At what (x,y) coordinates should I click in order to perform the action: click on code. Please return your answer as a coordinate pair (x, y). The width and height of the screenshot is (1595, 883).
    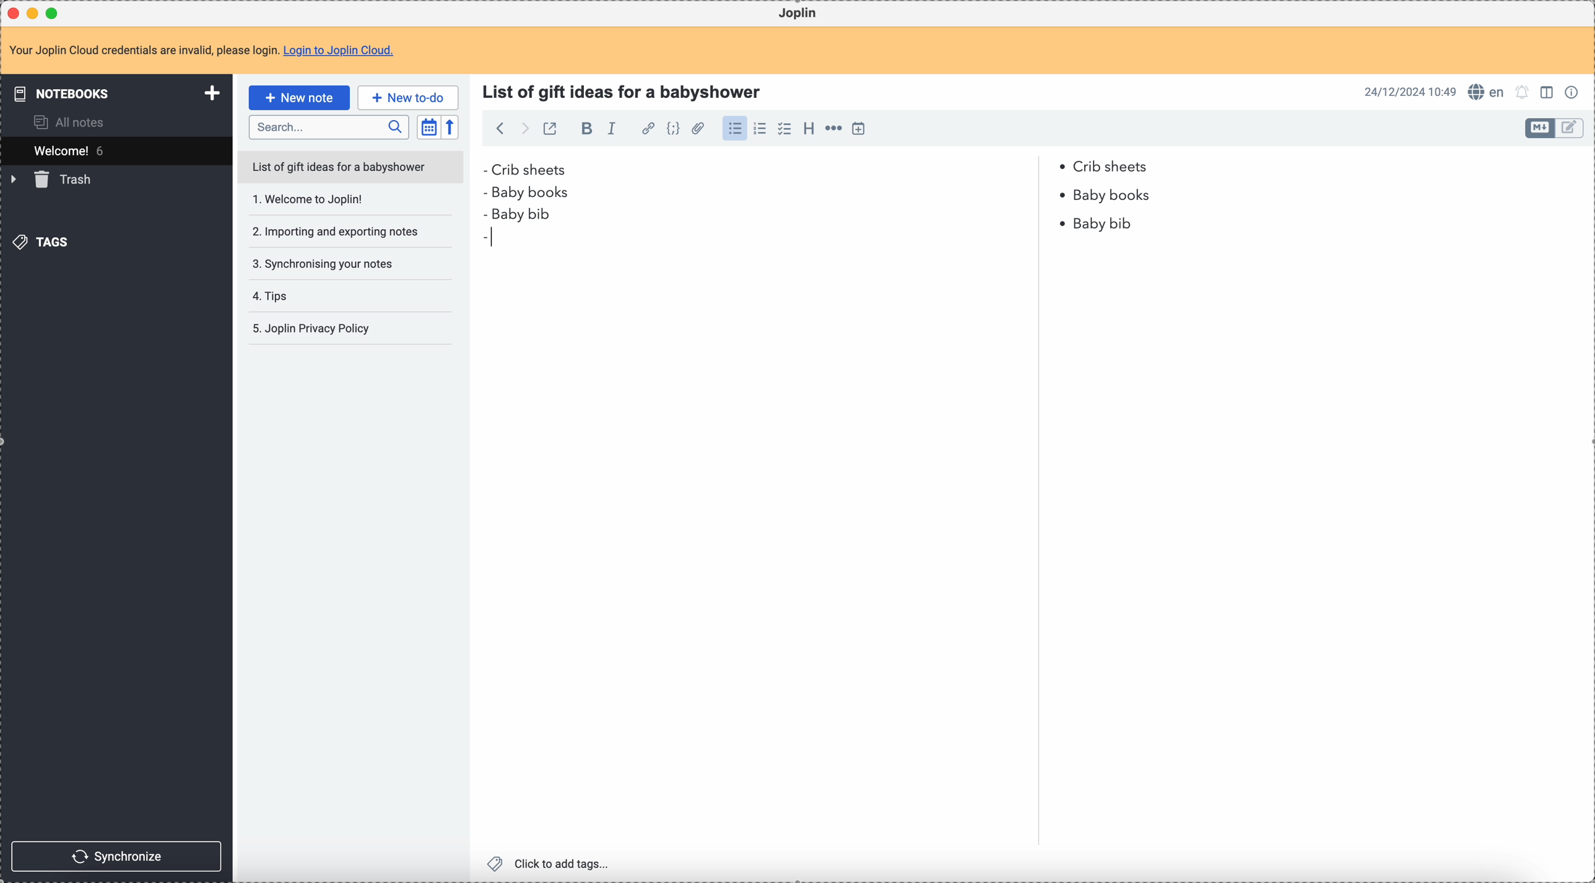
    Looking at the image, I should click on (675, 129).